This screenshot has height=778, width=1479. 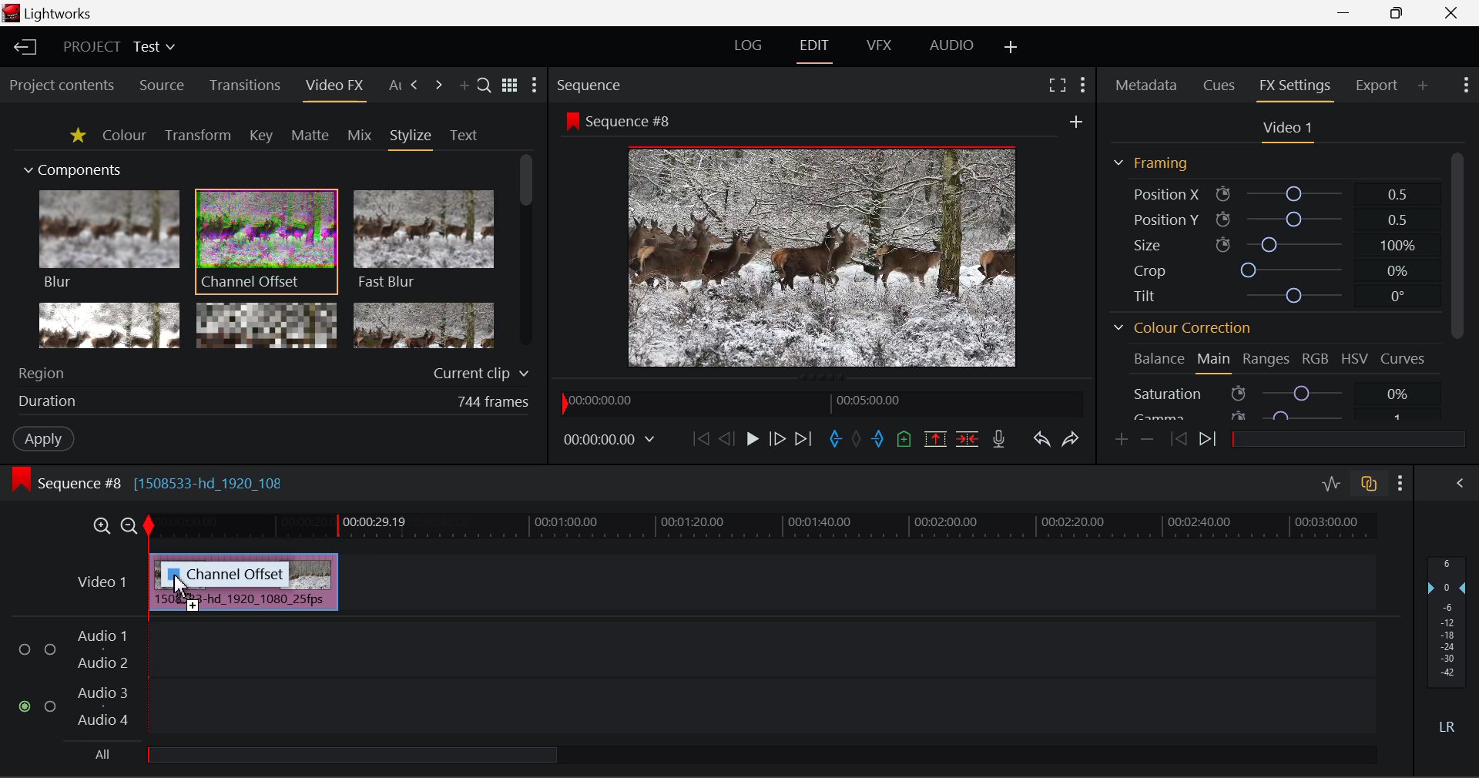 What do you see at coordinates (1448, 643) in the screenshot?
I see `Decibel Level` at bounding box center [1448, 643].